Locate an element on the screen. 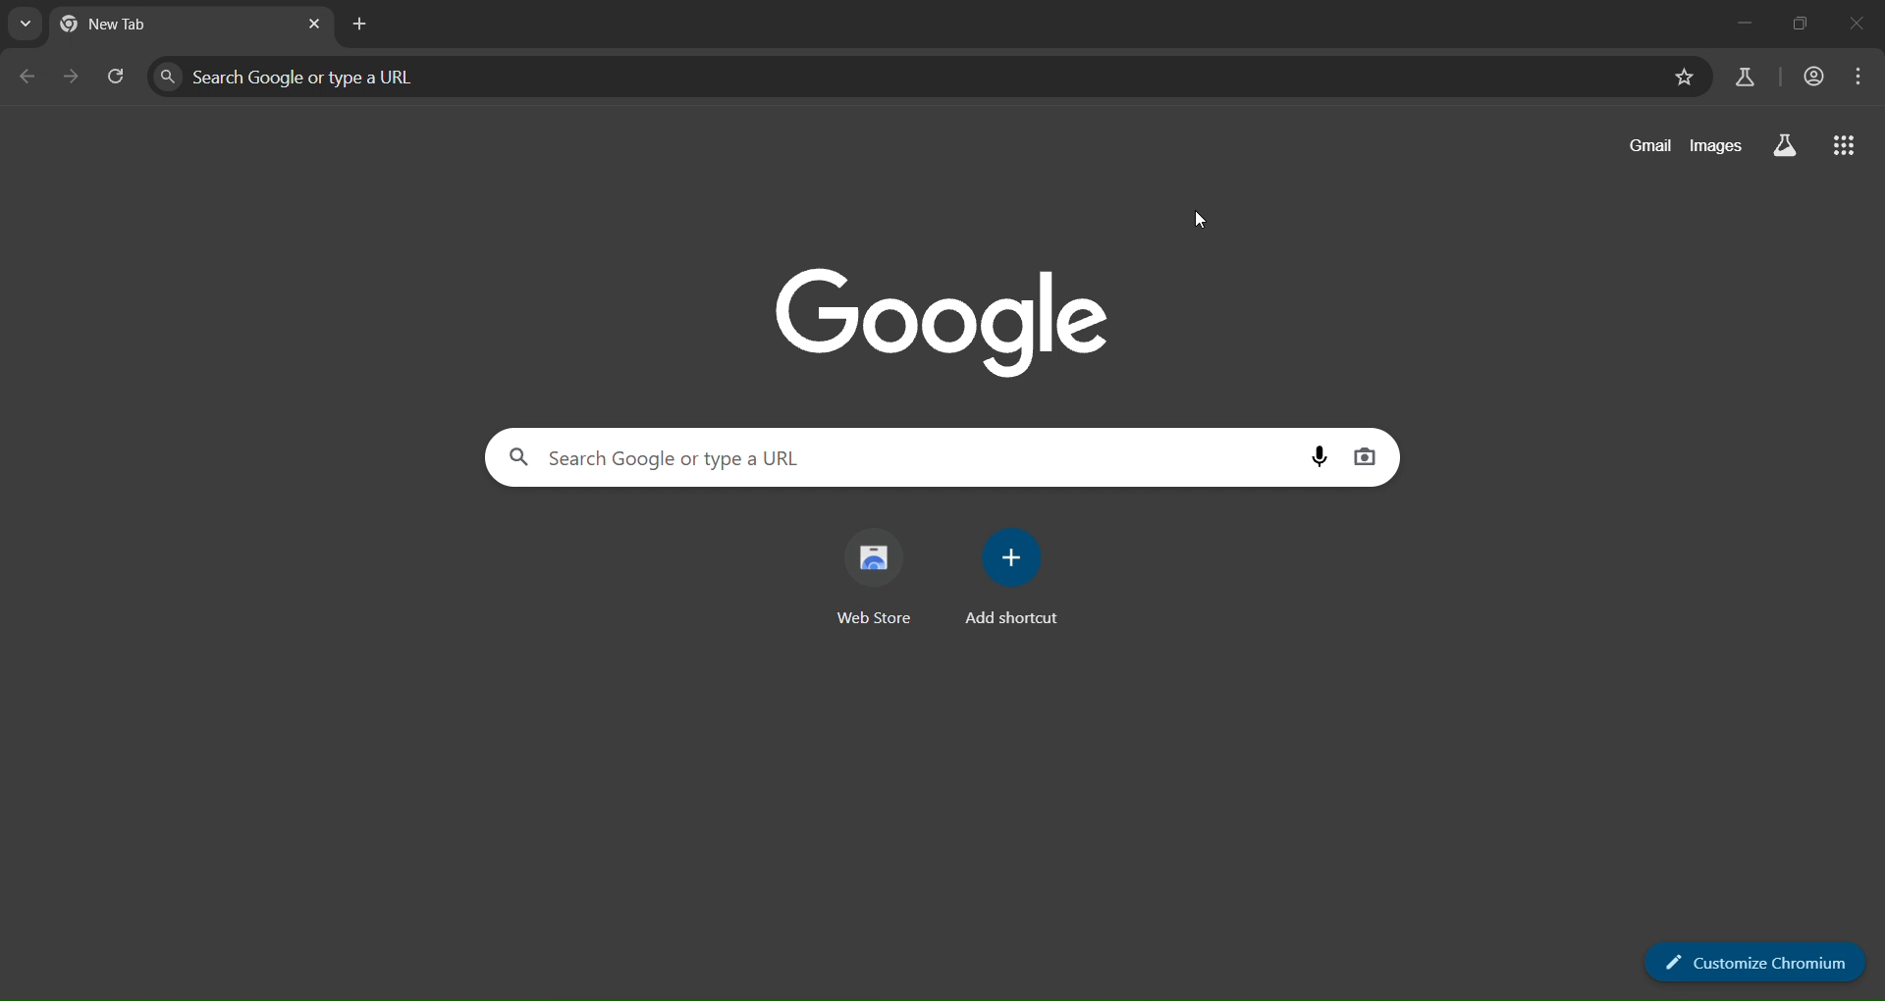  menu is located at coordinates (1852, 75).